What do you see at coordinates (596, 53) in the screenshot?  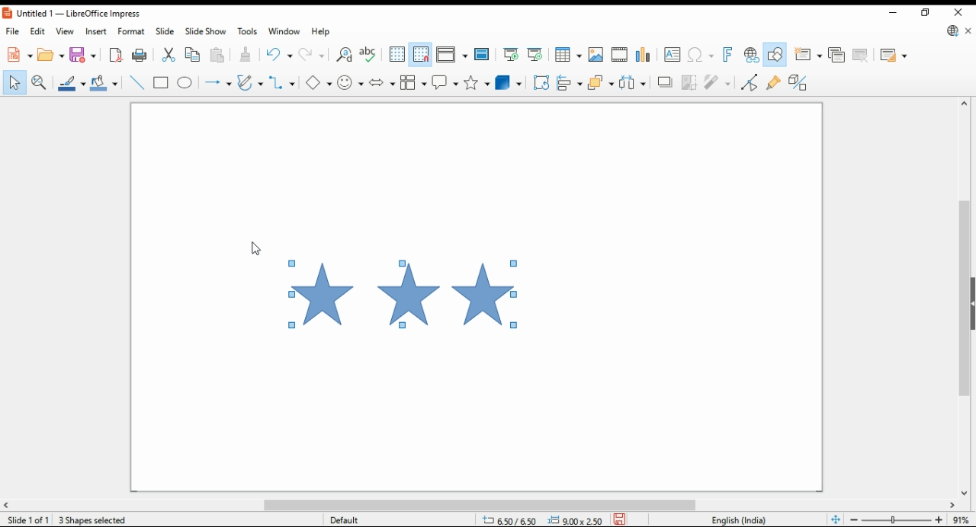 I see `insert image` at bounding box center [596, 53].